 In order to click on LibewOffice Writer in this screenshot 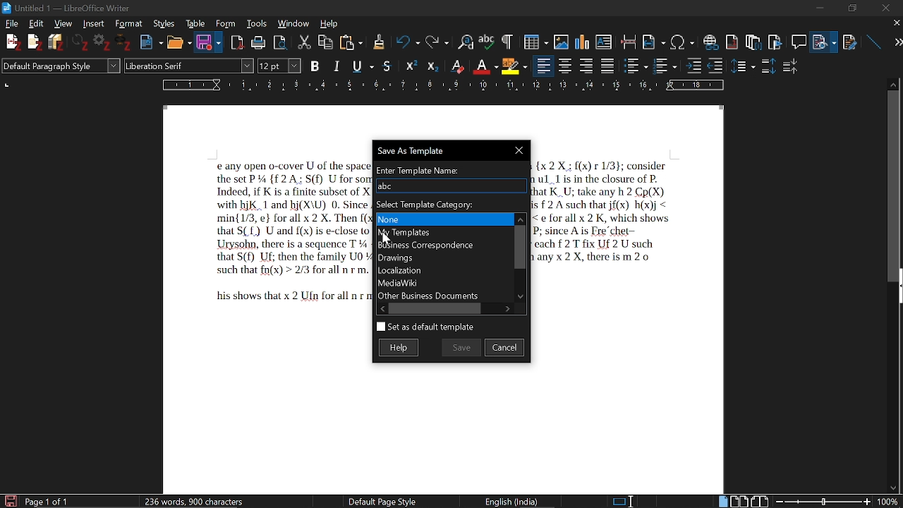, I will do `click(6, 7)`.